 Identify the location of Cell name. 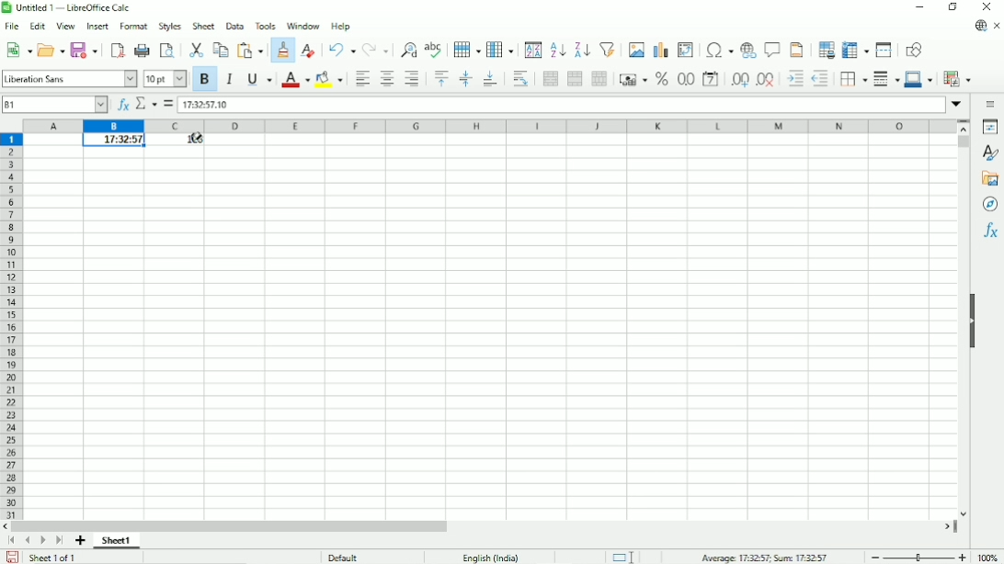
(54, 104).